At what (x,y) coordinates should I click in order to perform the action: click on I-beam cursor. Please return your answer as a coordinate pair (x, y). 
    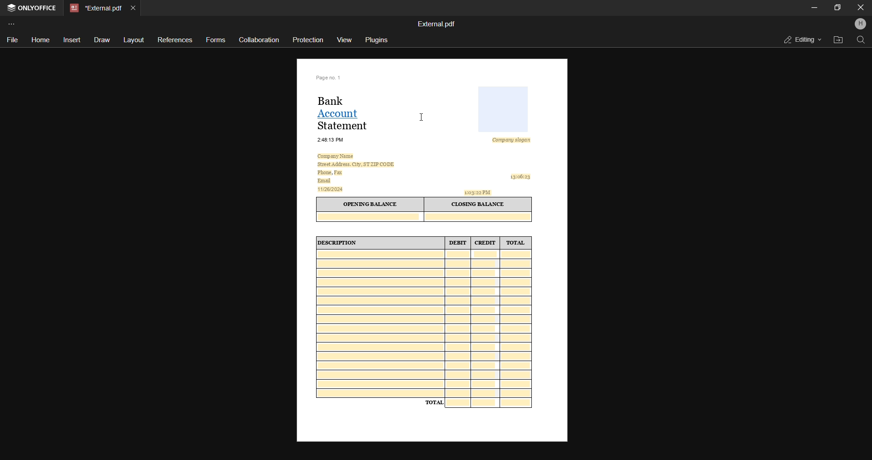
    Looking at the image, I should click on (422, 117).